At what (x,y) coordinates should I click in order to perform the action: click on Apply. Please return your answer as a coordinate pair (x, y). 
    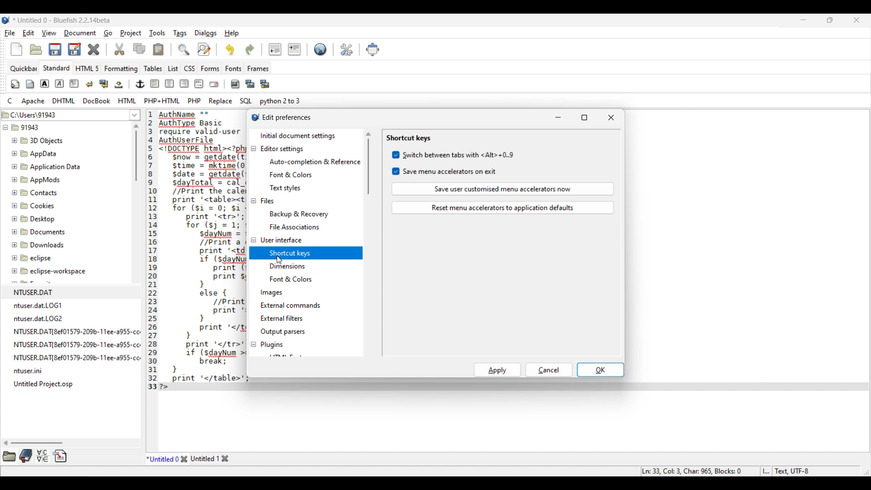
    Looking at the image, I should click on (498, 370).